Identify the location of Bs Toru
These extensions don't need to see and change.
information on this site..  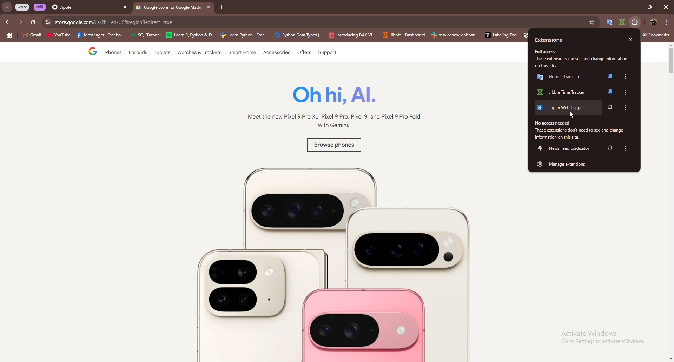
(579, 130).